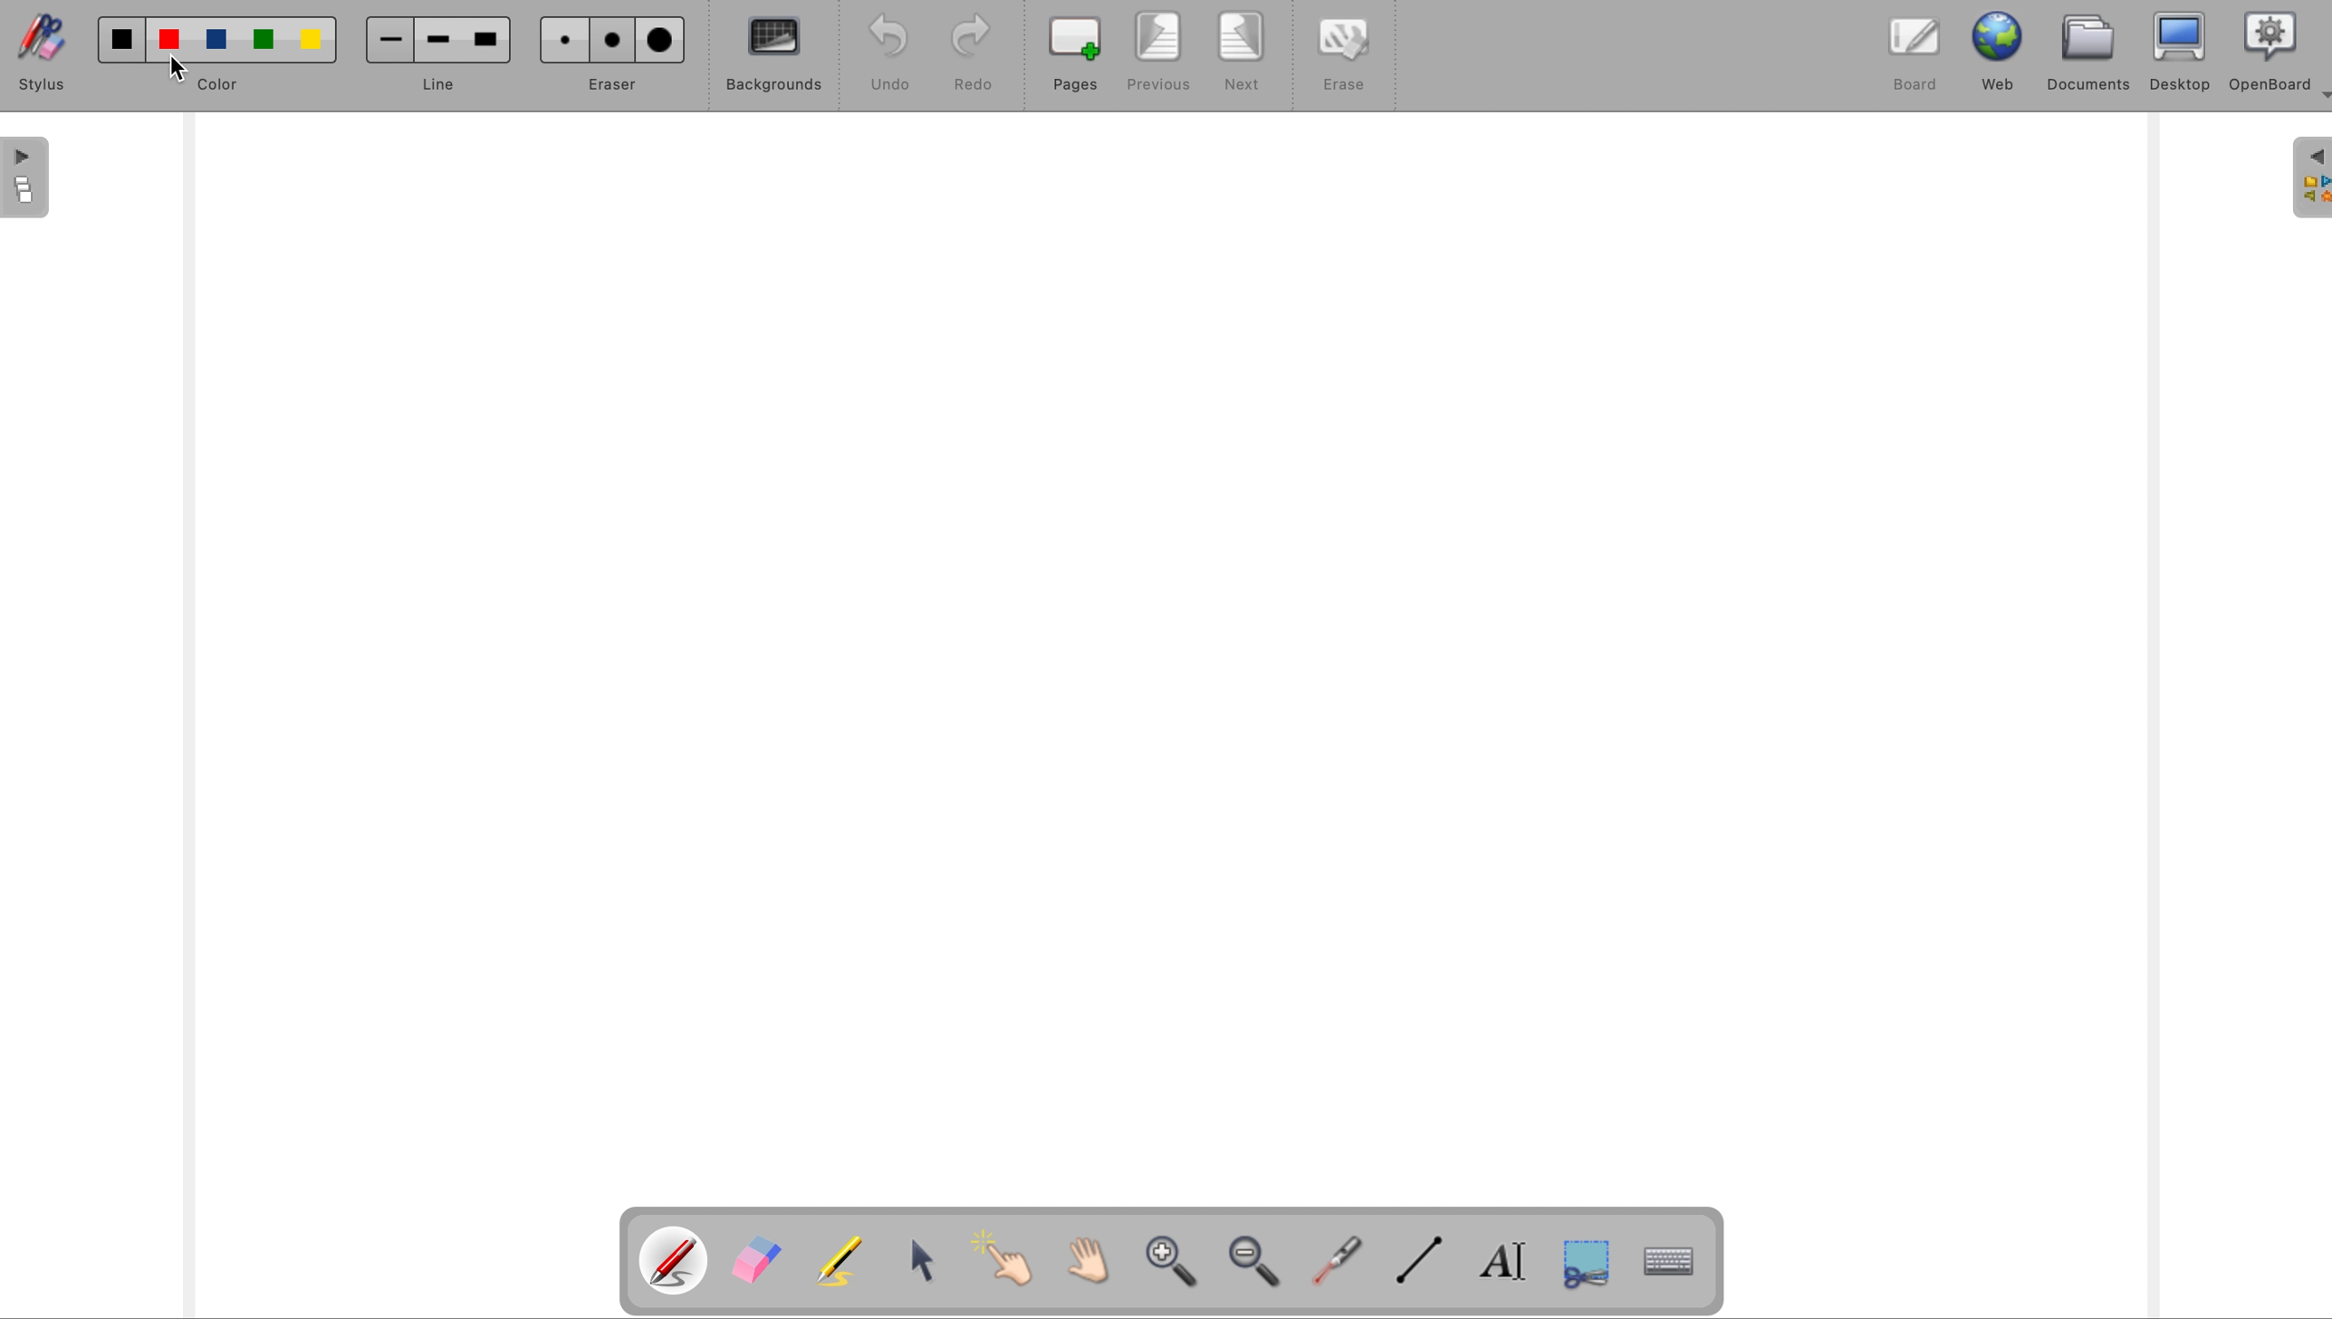 This screenshot has width=2332, height=1319. I want to click on line, so click(434, 56).